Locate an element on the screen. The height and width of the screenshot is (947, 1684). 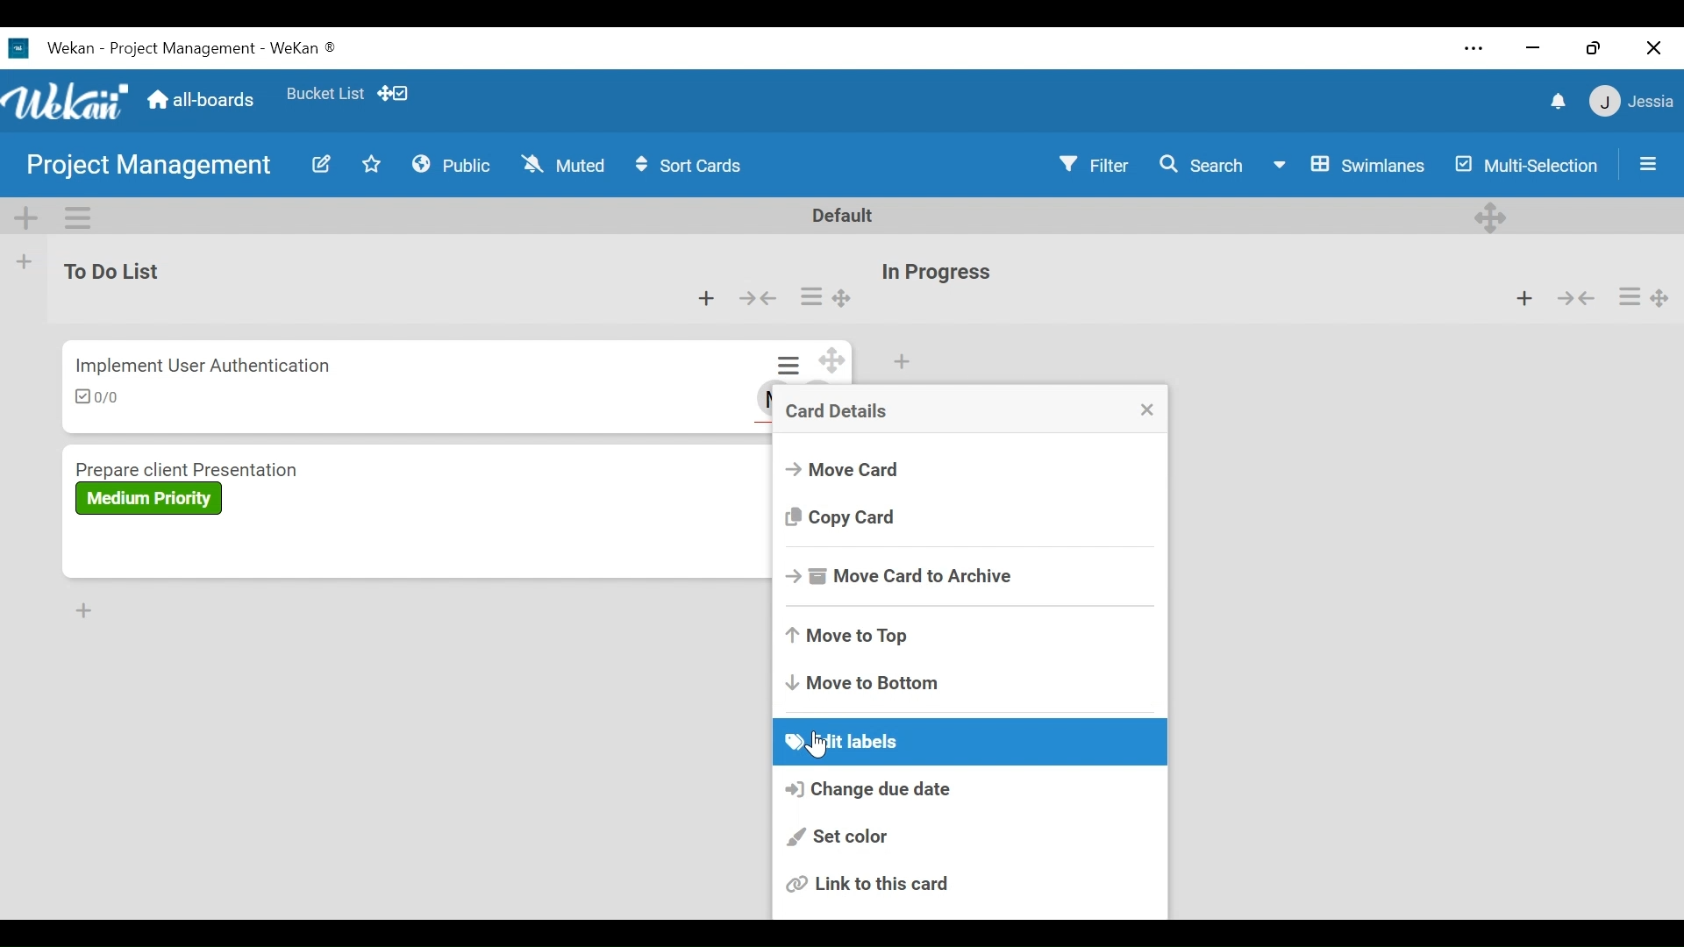
Home (all-boards) is located at coordinates (199, 99).